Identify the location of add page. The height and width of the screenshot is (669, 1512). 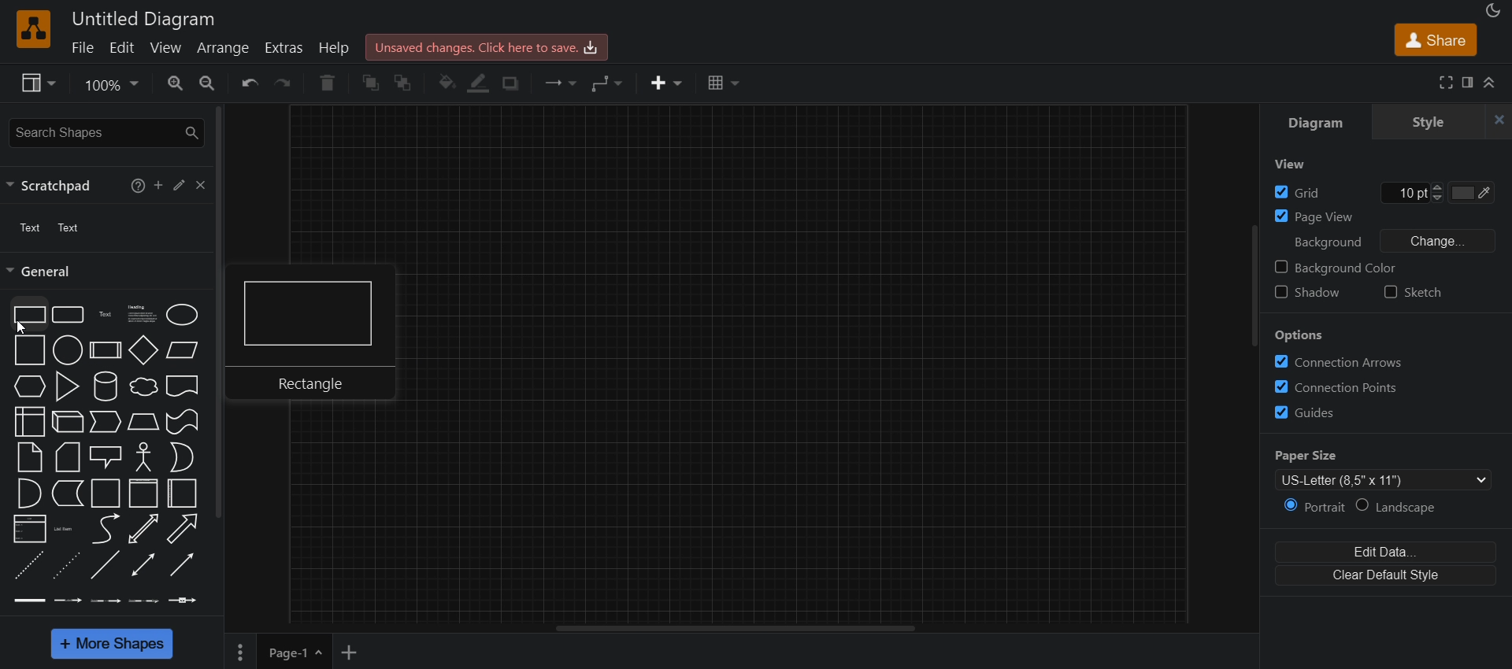
(351, 651).